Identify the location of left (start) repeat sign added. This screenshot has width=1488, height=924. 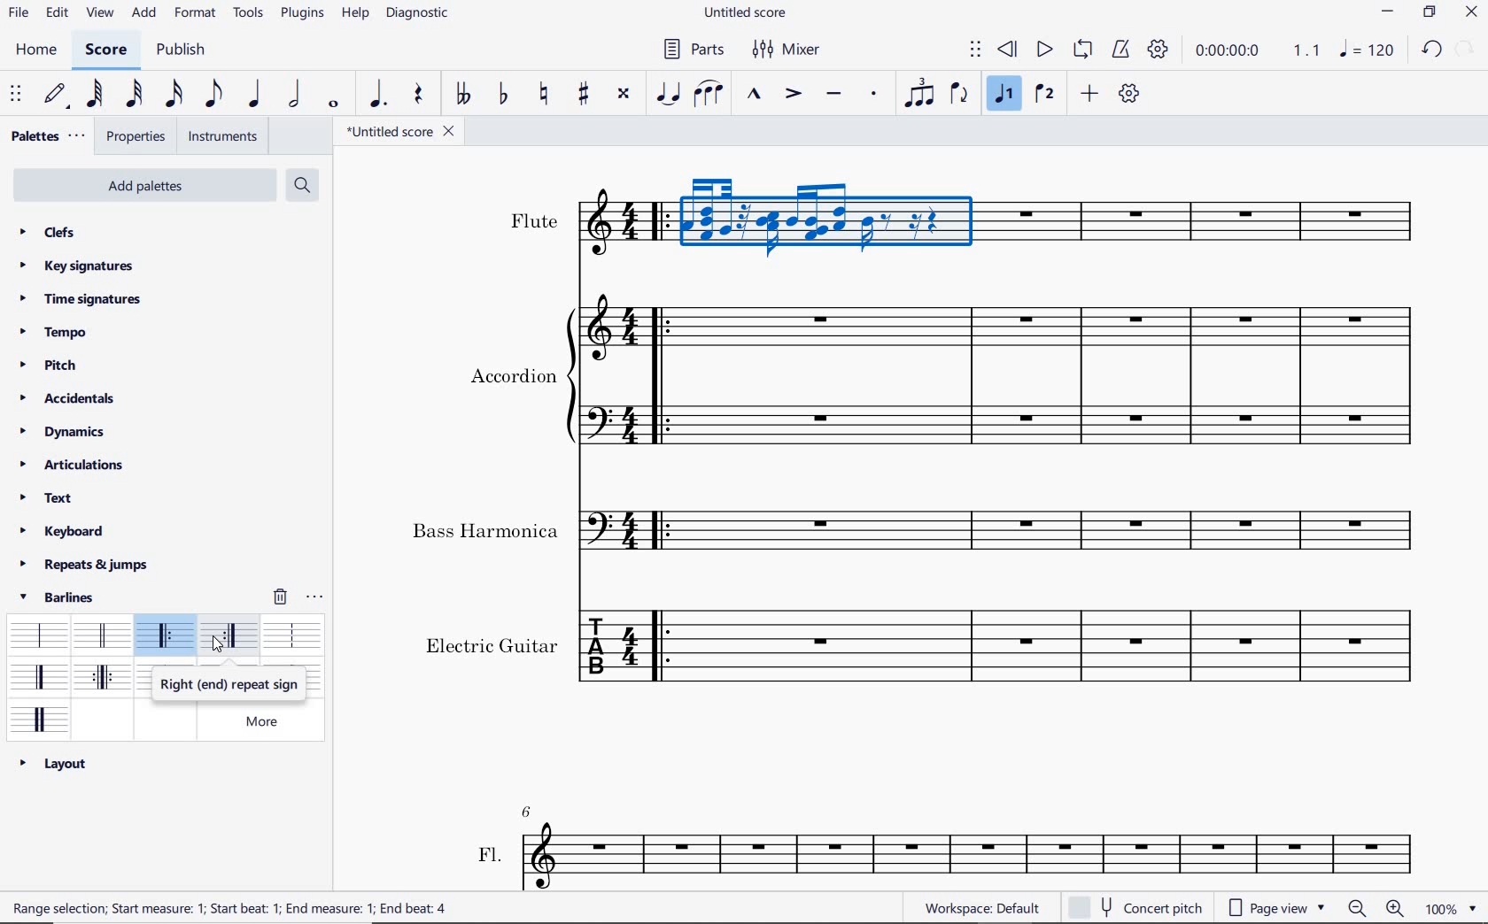
(657, 220).